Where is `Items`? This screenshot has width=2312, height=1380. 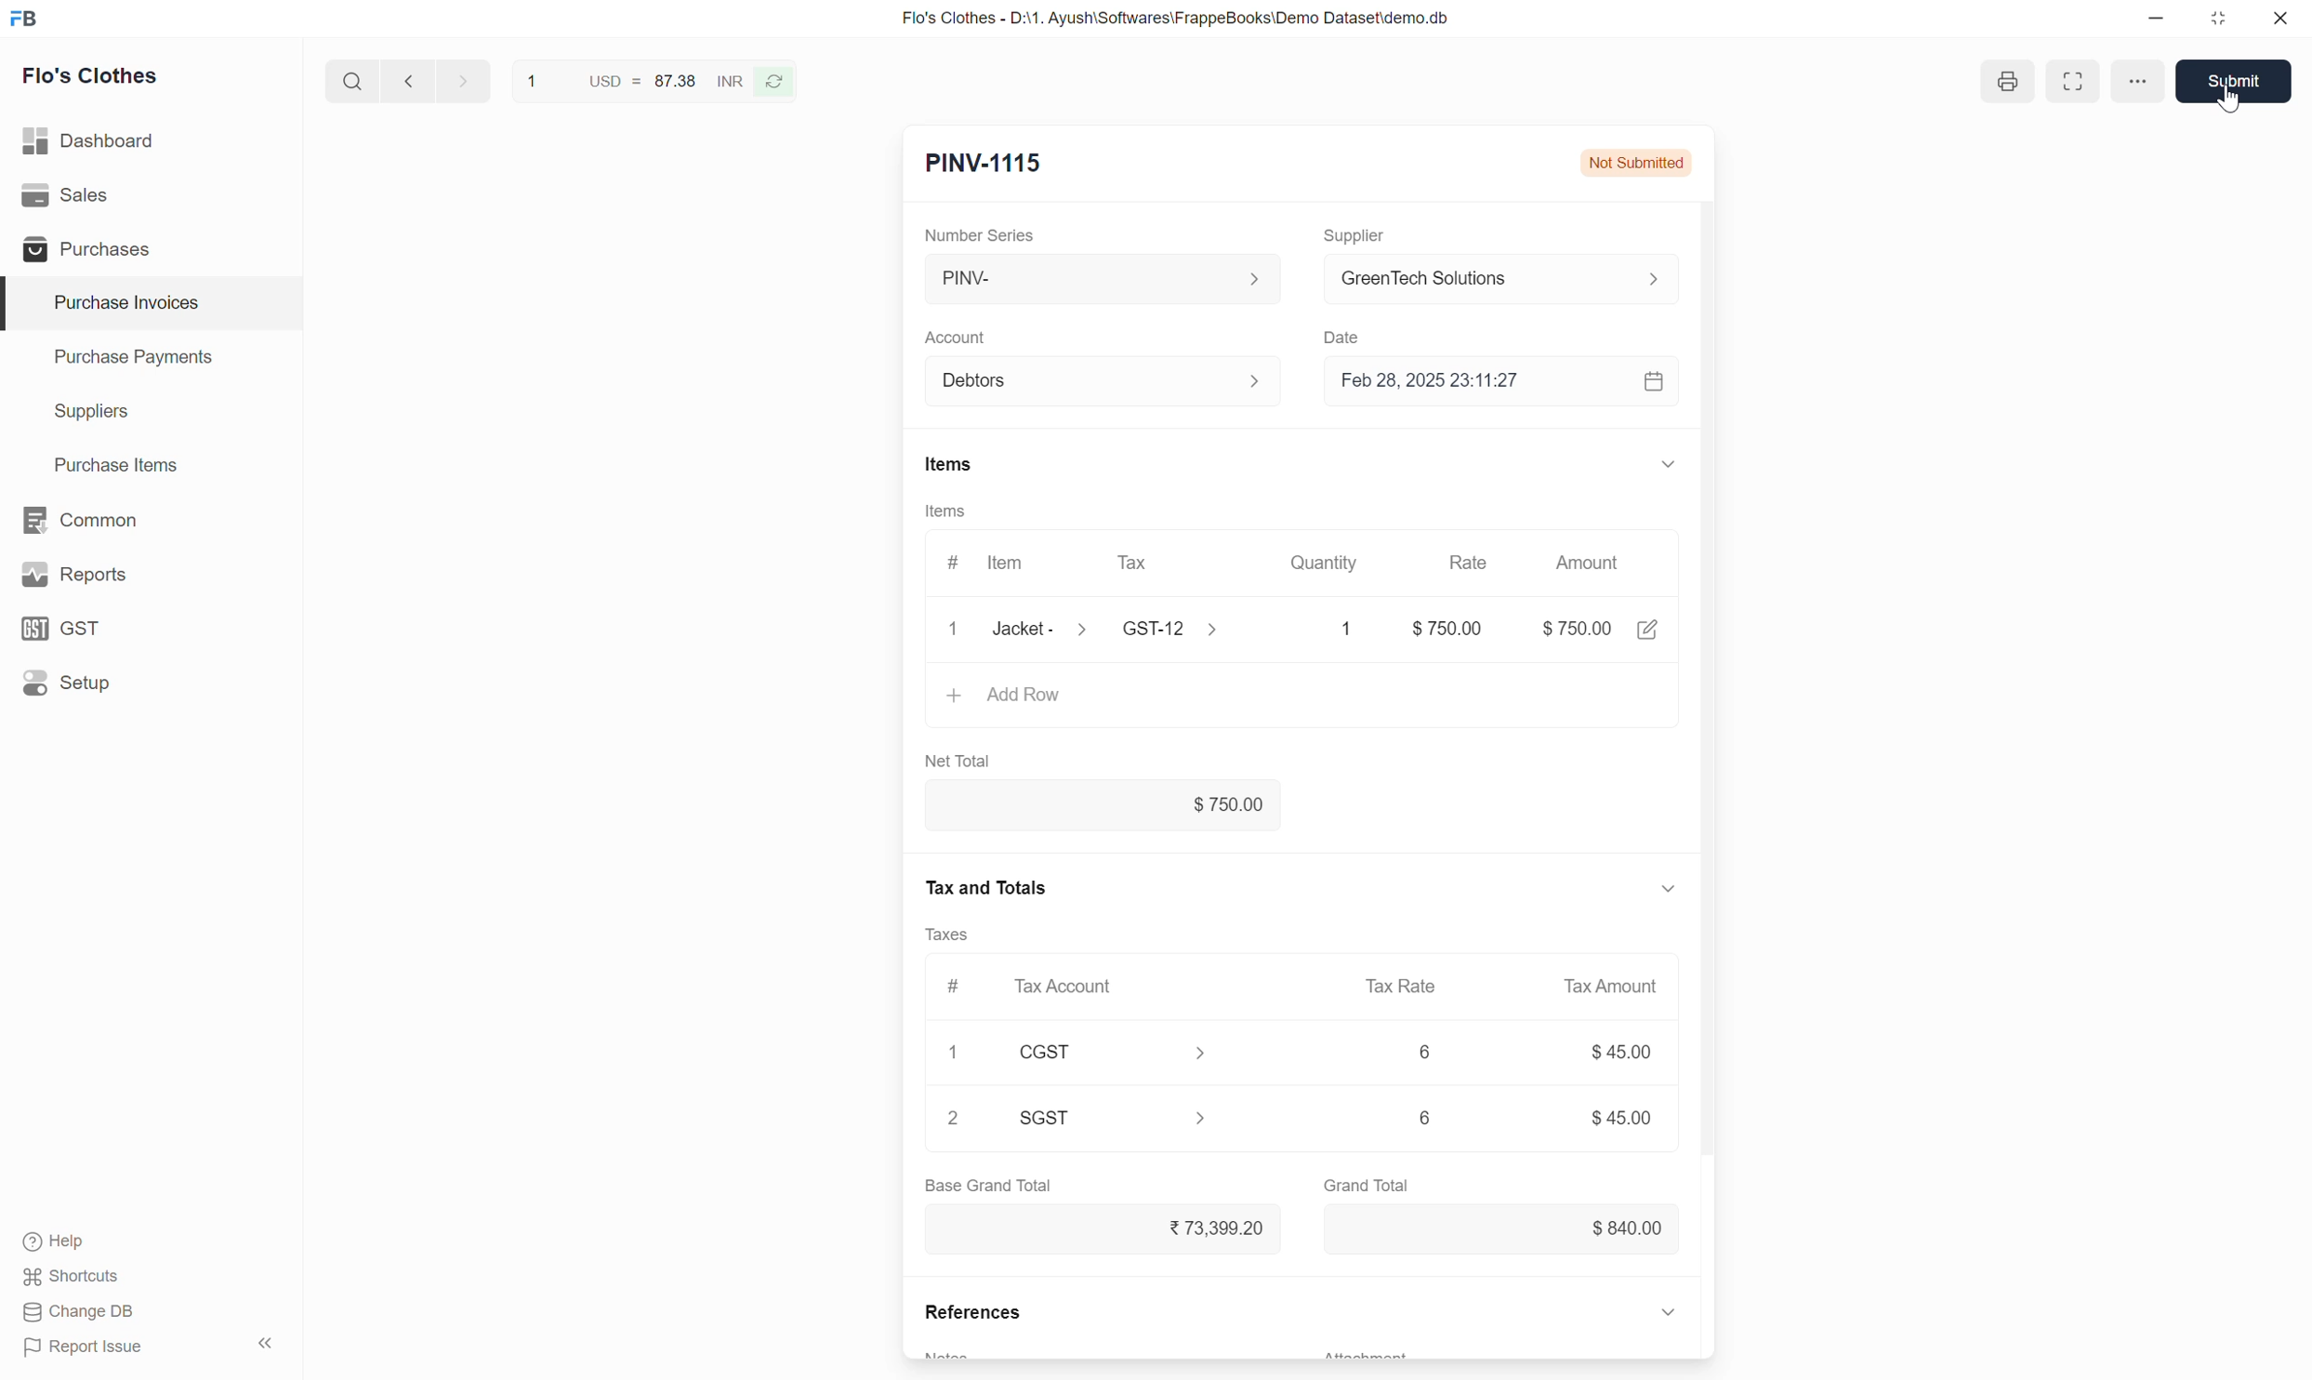 Items is located at coordinates (950, 464).